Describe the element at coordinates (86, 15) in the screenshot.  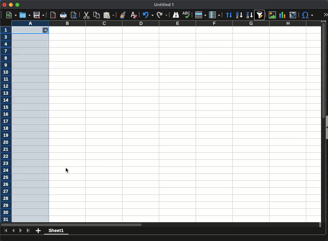
I see `cut` at that location.